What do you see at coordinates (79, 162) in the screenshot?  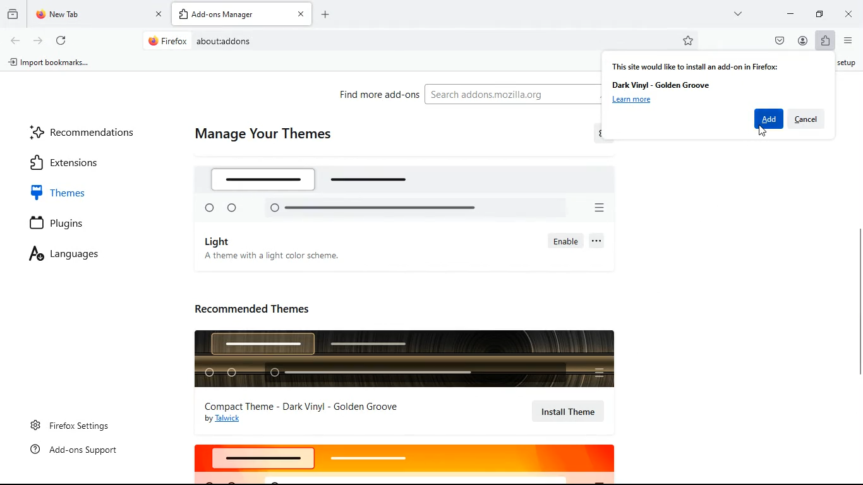 I see `extensions` at bounding box center [79, 162].